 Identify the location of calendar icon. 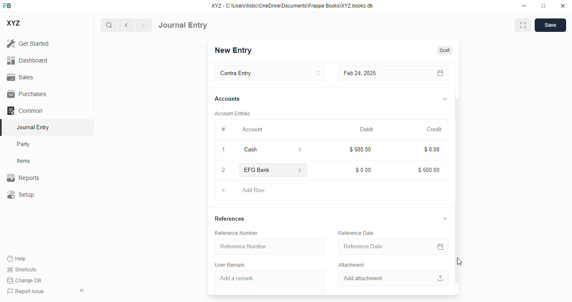
(439, 73).